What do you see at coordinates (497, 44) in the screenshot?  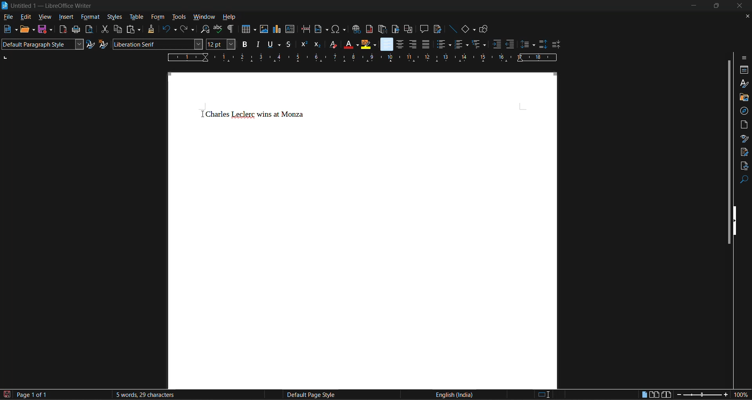 I see `increase indent` at bounding box center [497, 44].